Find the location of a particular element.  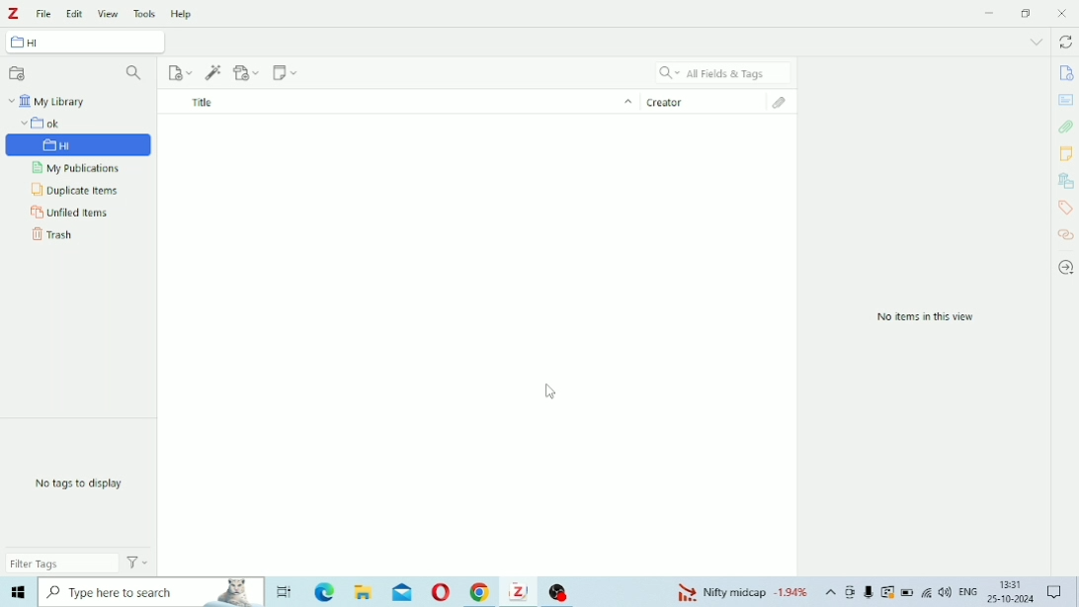

Creator is located at coordinates (705, 100).